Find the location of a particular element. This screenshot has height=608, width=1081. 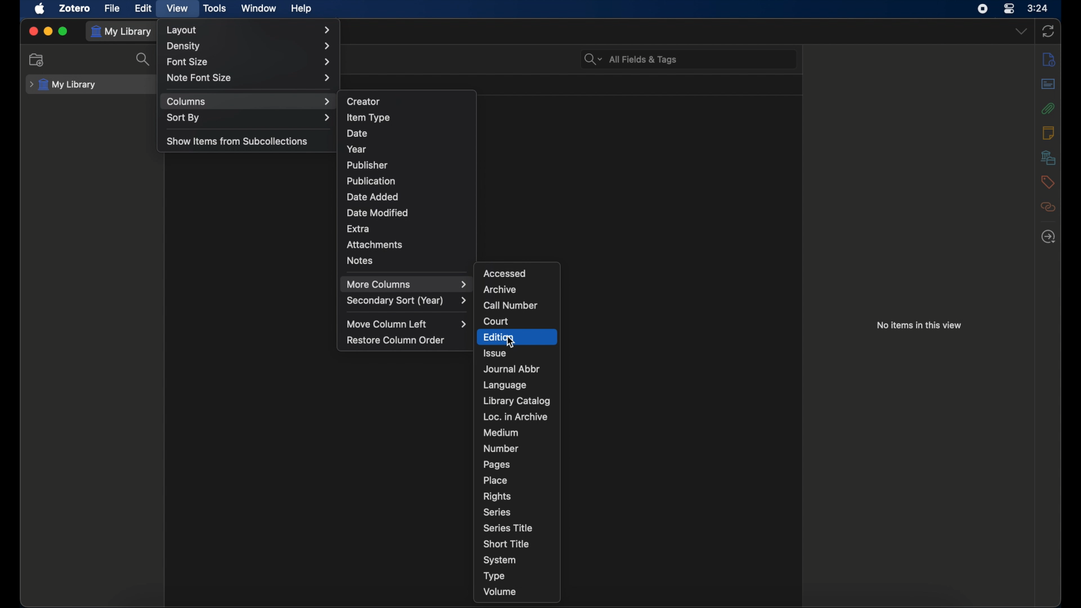

date modified is located at coordinates (378, 213).